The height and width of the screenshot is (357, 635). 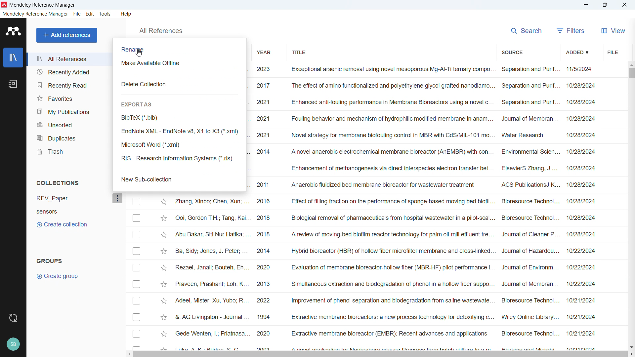 What do you see at coordinates (139, 53) in the screenshot?
I see `Cursor` at bounding box center [139, 53].